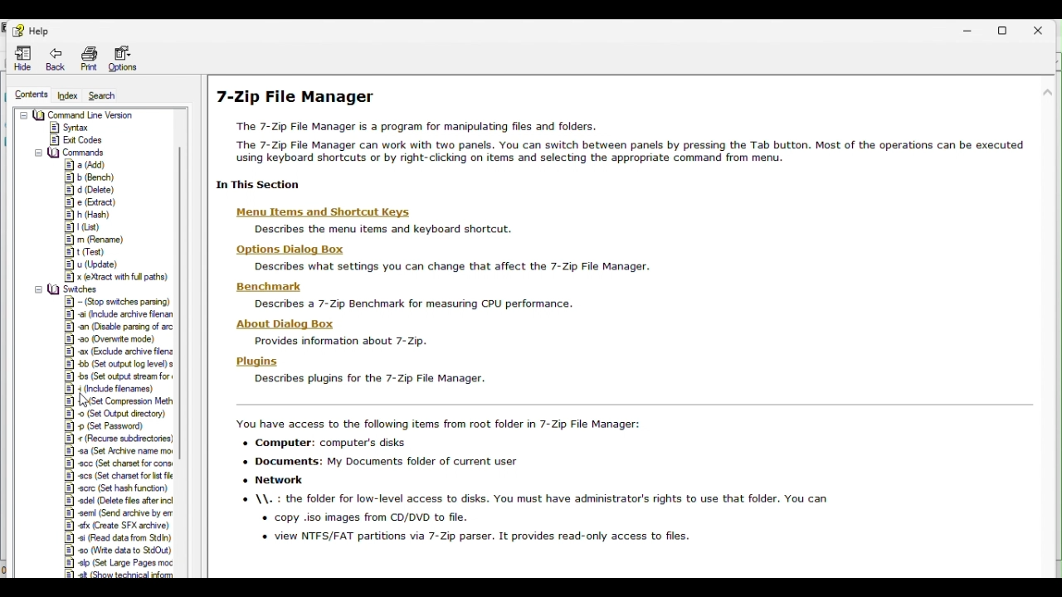 Image resolution: width=1062 pixels, height=597 pixels. What do you see at coordinates (117, 539) in the screenshot?
I see `read data from stdin` at bounding box center [117, 539].